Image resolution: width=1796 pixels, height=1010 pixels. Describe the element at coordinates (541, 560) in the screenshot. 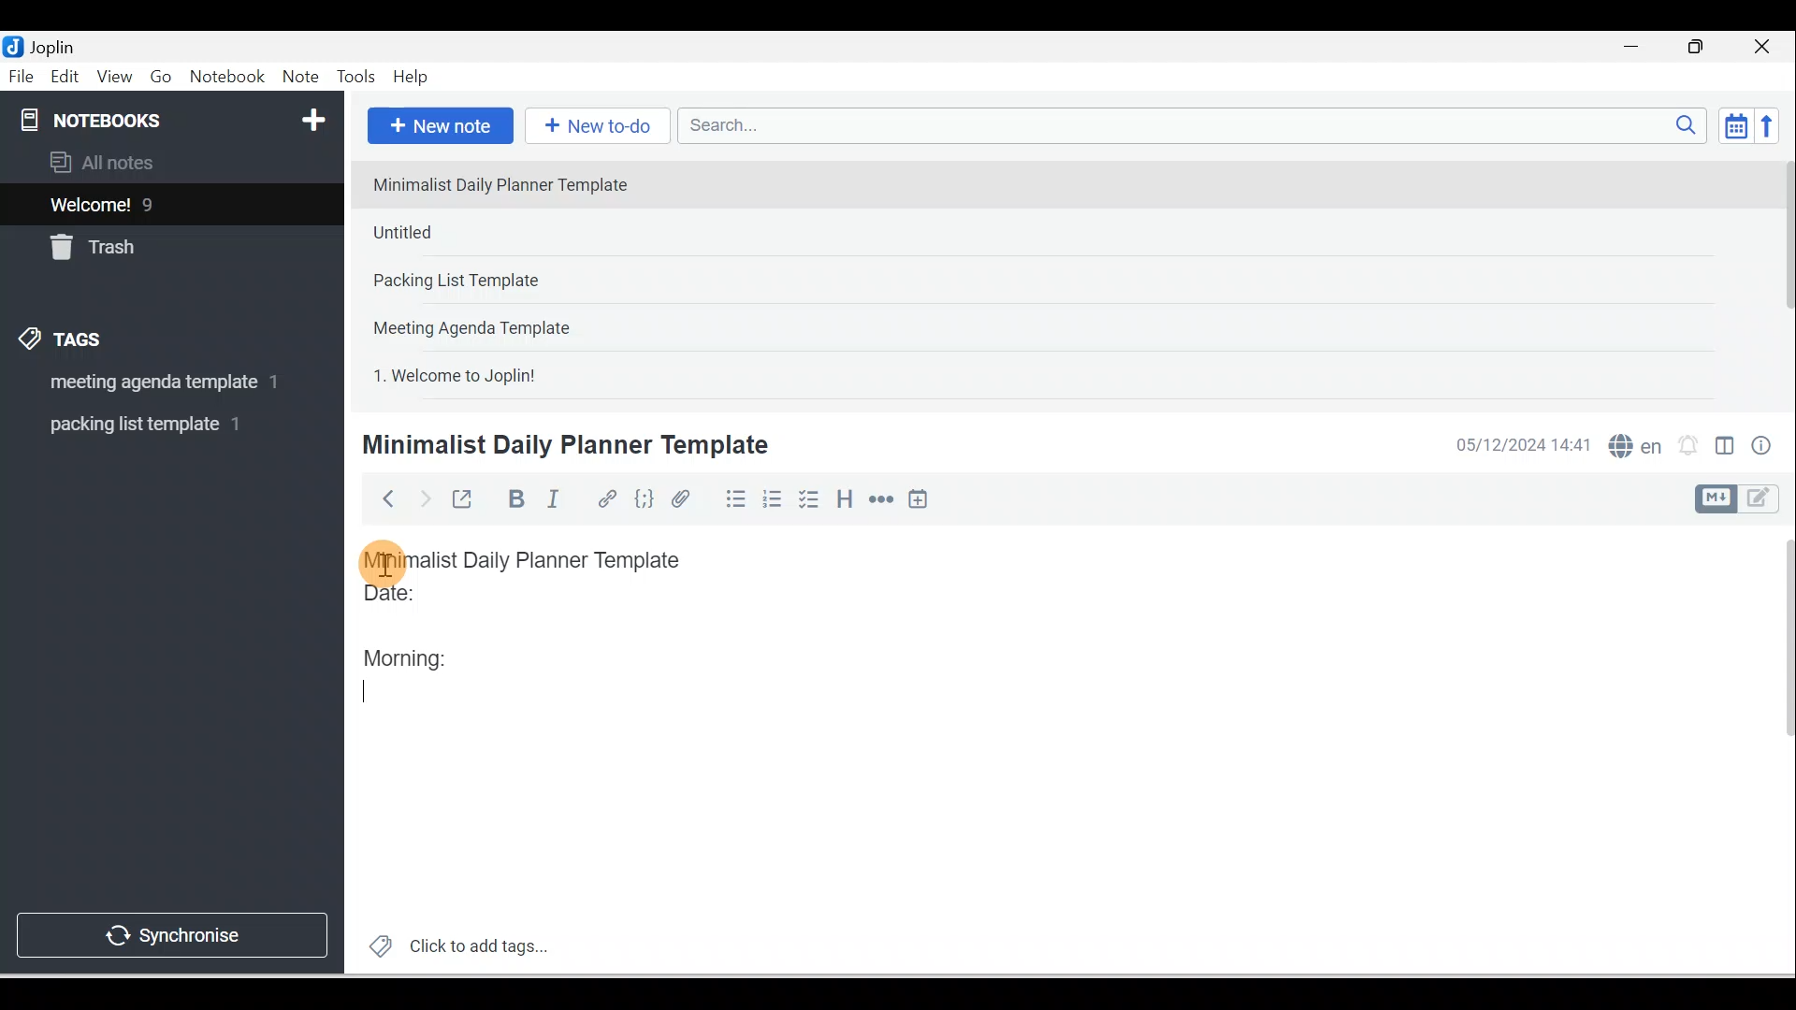

I see `Minimalist Daily Planner Template` at that location.